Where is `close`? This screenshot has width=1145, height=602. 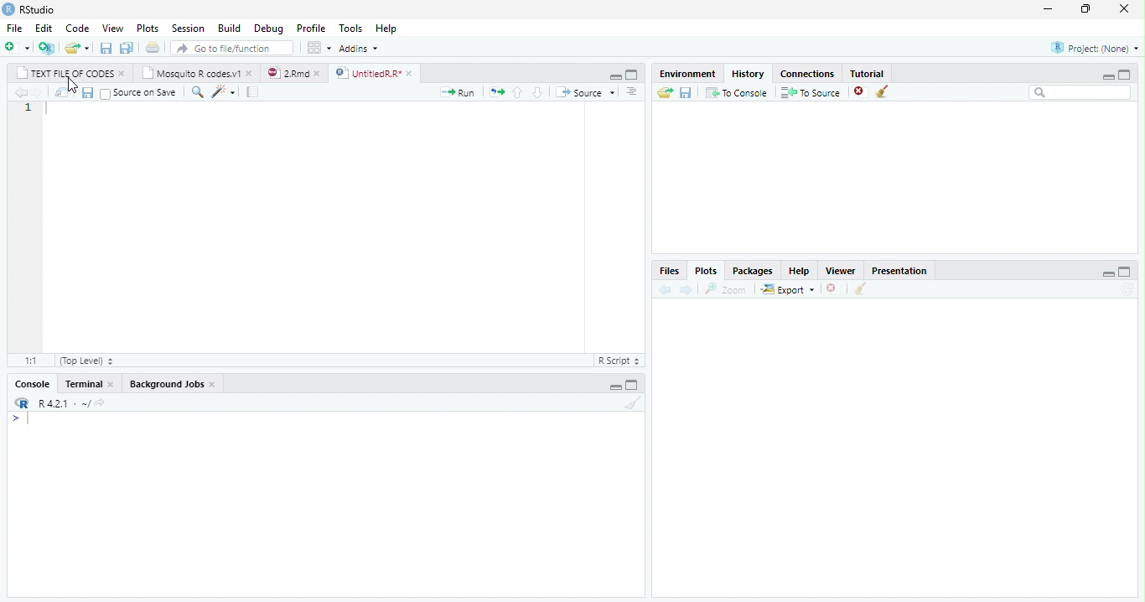 close is located at coordinates (122, 75).